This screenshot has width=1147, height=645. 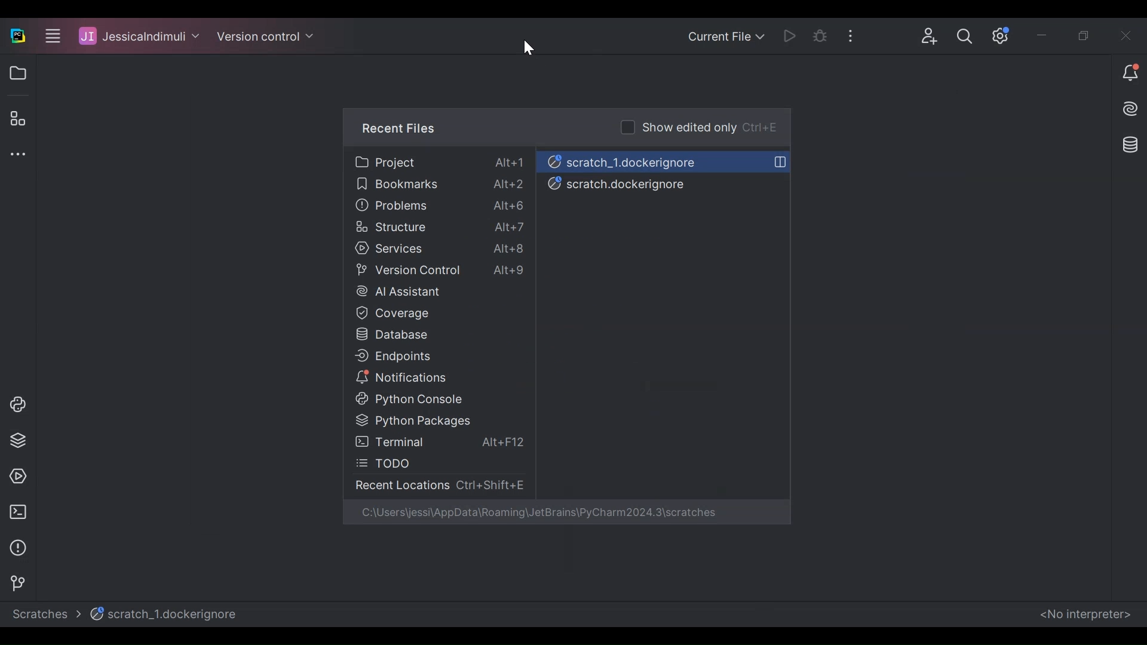 What do you see at coordinates (1085, 615) in the screenshot?
I see `No interpreter` at bounding box center [1085, 615].